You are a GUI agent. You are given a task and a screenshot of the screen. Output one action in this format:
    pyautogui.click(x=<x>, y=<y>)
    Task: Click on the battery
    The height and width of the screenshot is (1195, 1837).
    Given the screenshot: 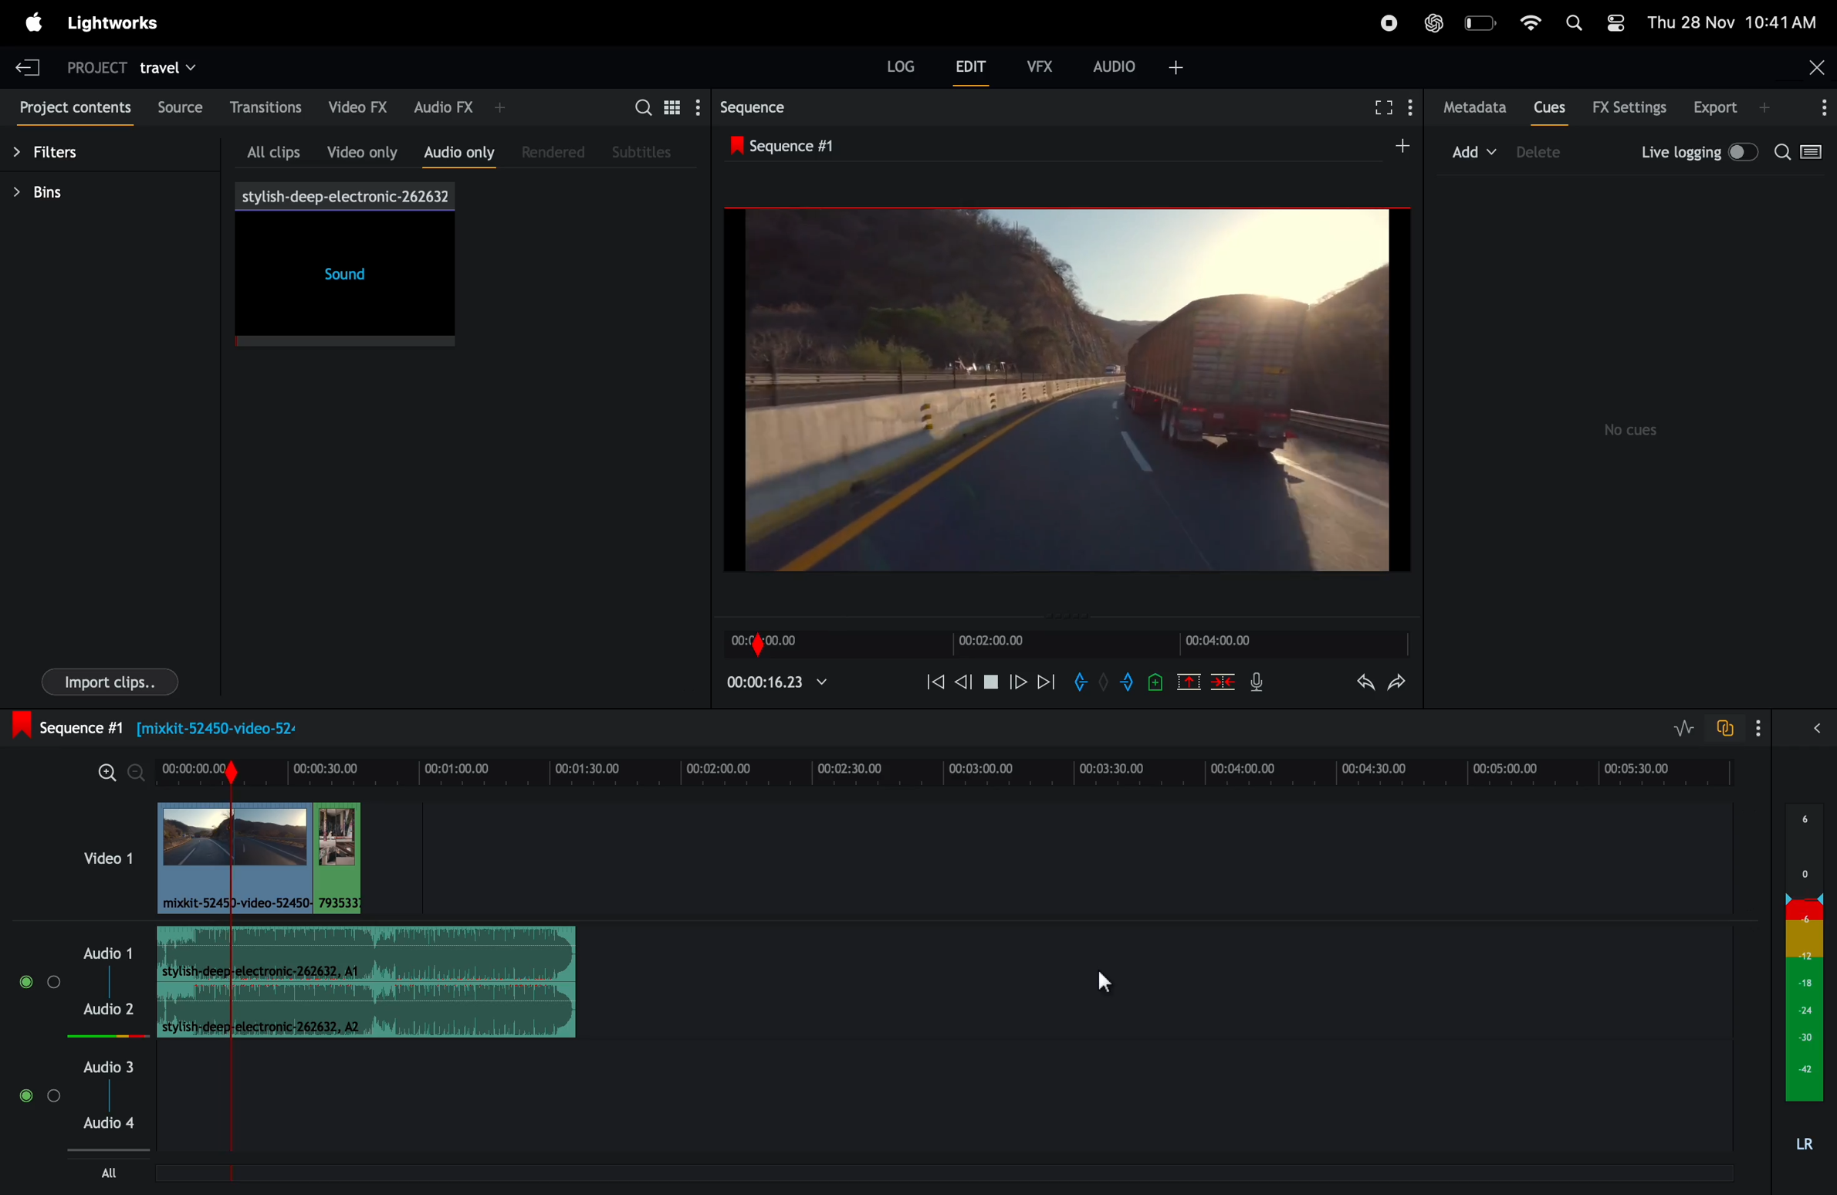 What is the action you would take?
    pyautogui.click(x=1481, y=22)
    